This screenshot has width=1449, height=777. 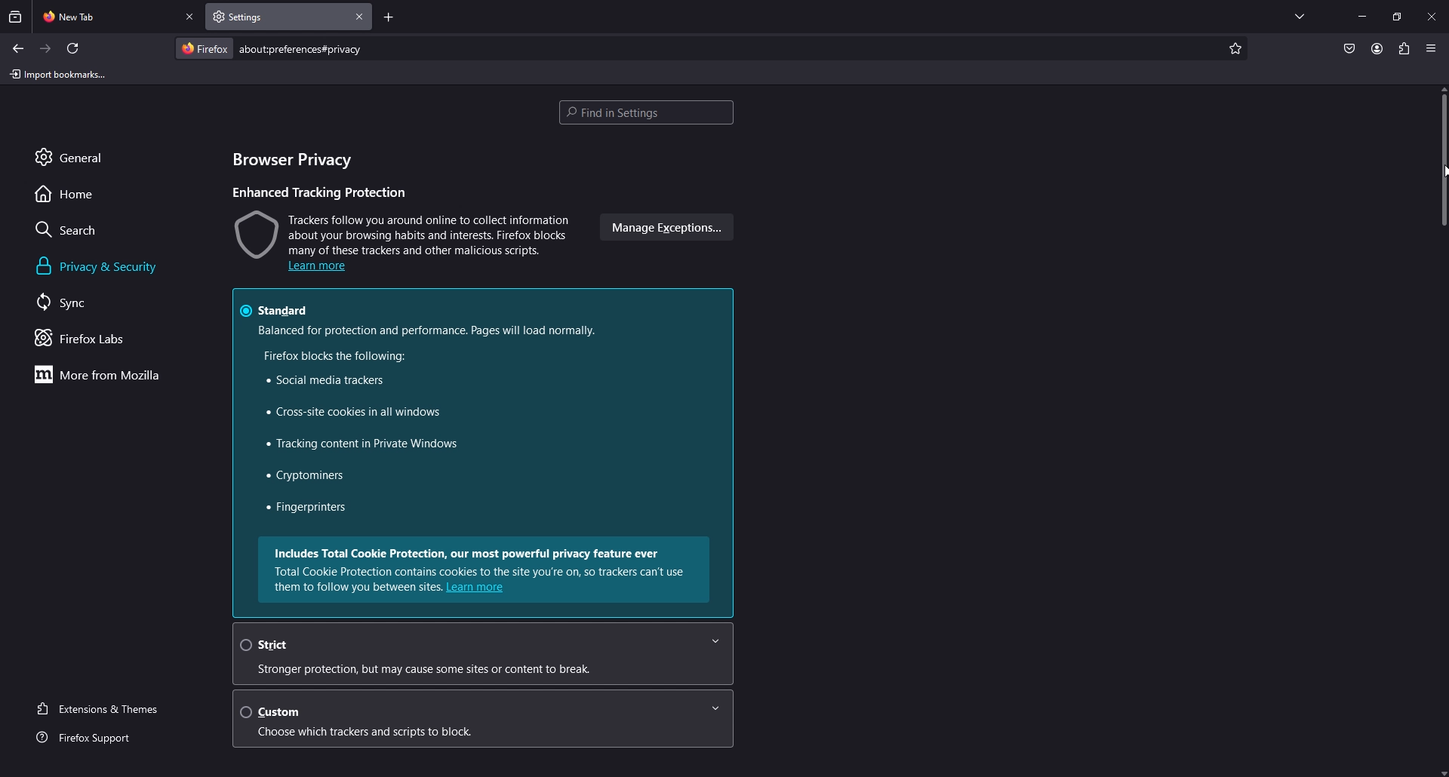 I want to click on Firefox blocks the following:, so click(x=331, y=356).